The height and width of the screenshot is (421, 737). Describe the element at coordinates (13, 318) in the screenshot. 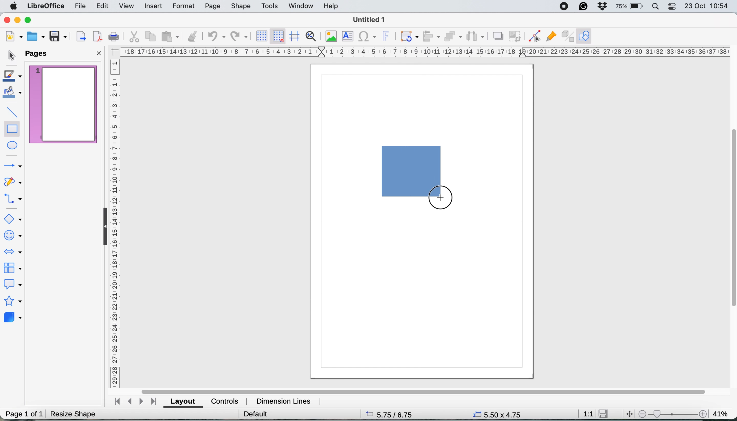

I see `3d objects` at that location.